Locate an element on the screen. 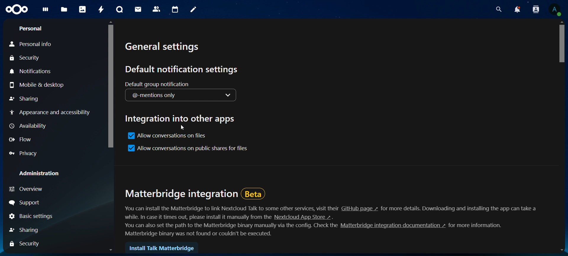 This screenshot has height=256, width=568. text is located at coordinates (193, 217).